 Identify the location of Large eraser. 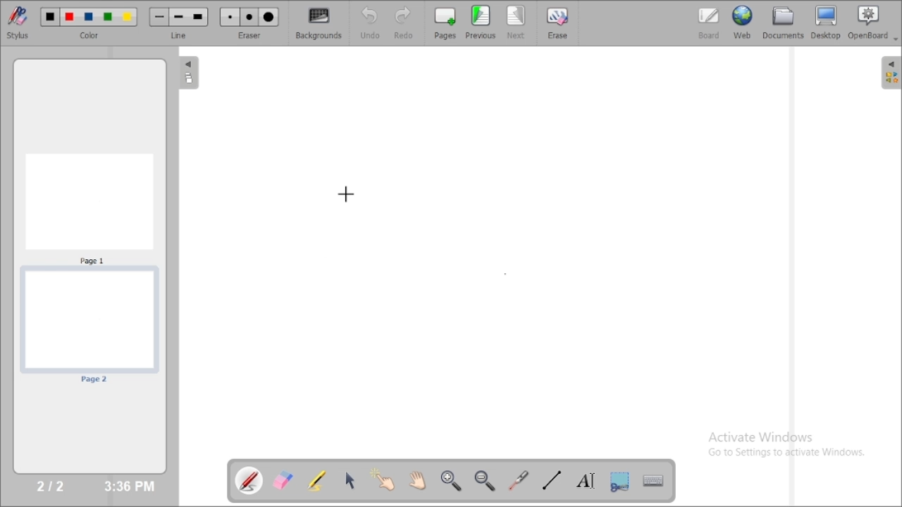
(269, 18).